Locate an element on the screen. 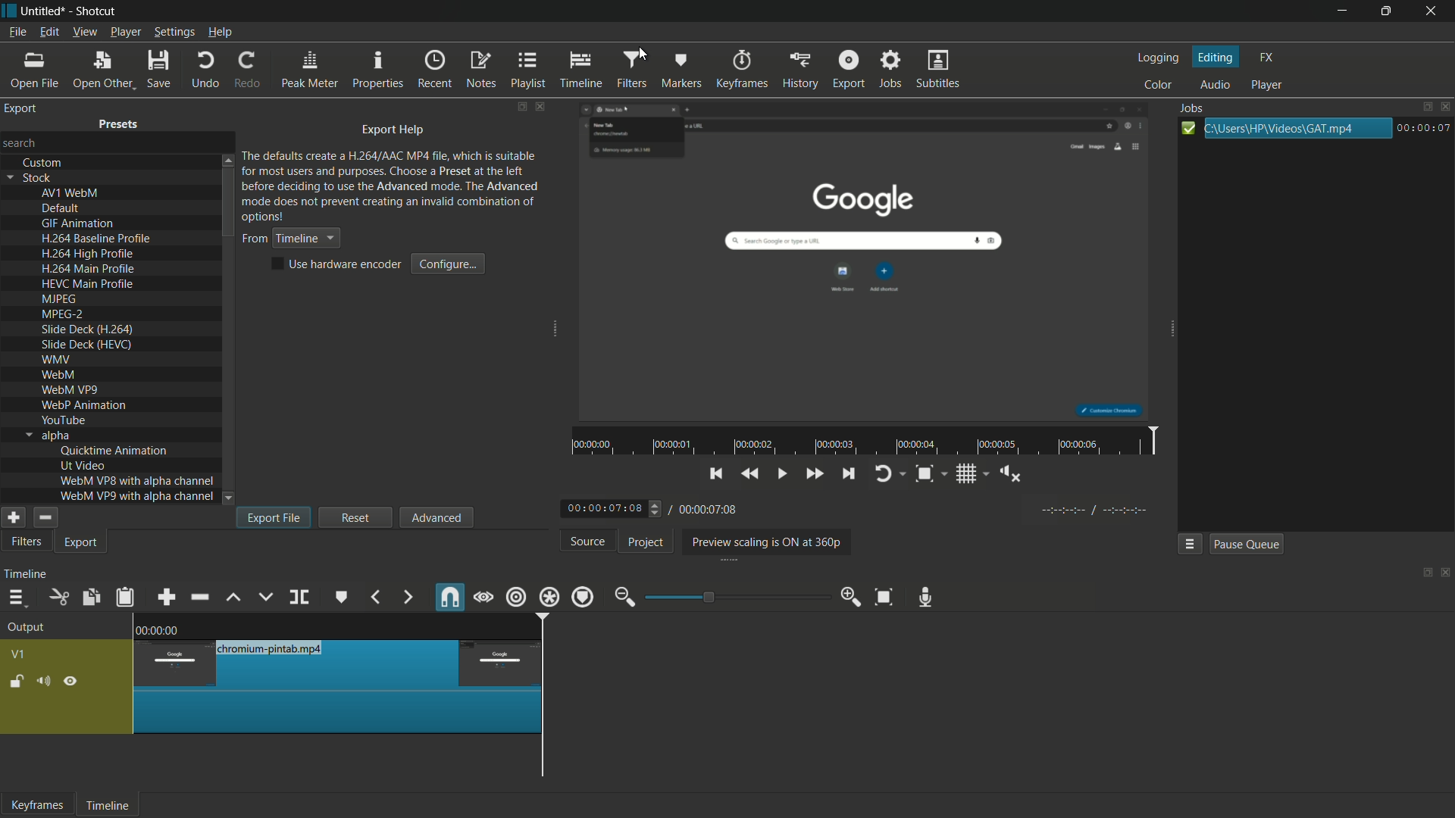 Image resolution: width=1455 pixels, height=818 pixels. mute is located at coordinates (42, 683).